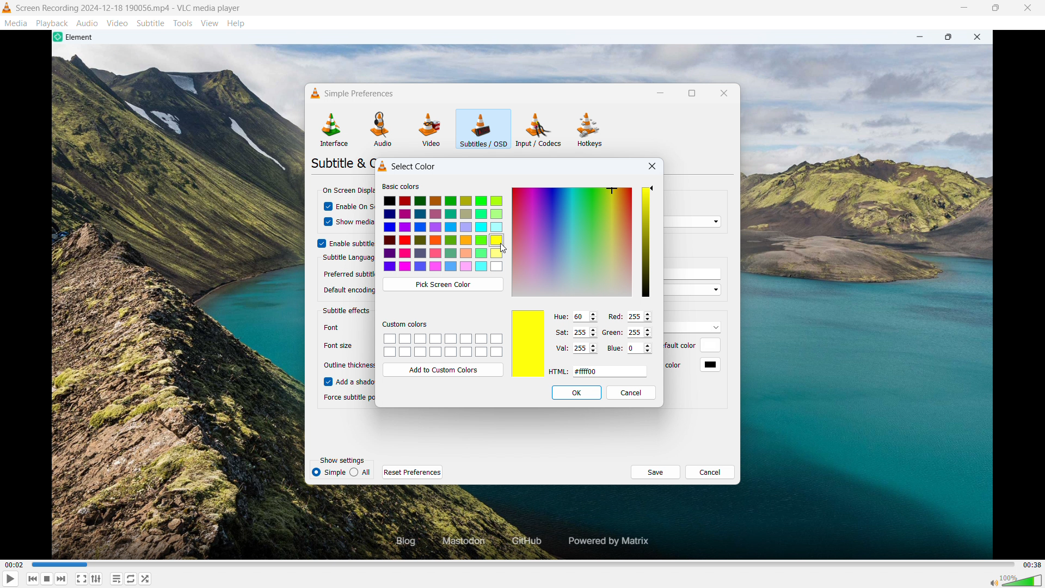 This screenshot has width=1045, height=588. Describe the element at coordinates (1032, 565) in the screenshot. I see `Video duration ` at that location.